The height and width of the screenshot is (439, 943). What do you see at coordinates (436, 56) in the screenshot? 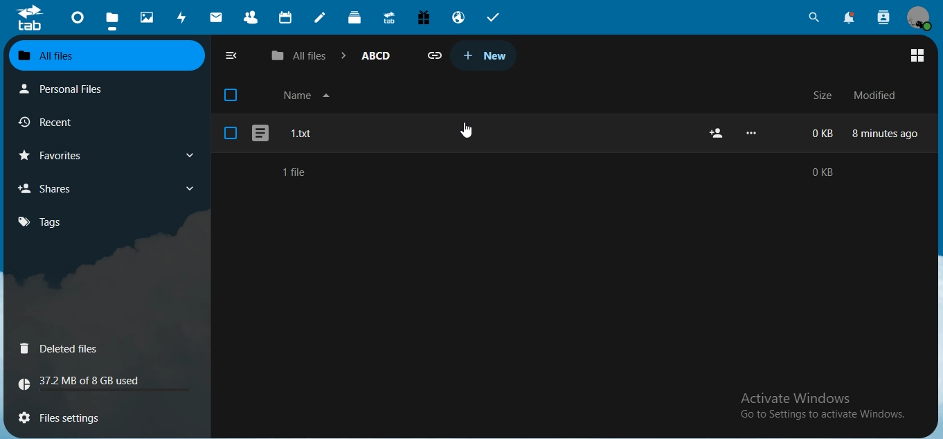
I see `attach` at bounding box center [436, 56].